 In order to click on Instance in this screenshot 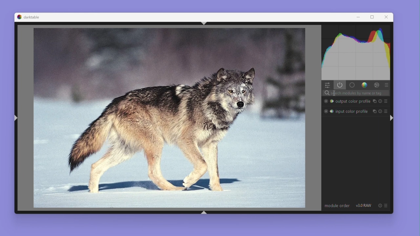, I will do `click(374, 101)`.